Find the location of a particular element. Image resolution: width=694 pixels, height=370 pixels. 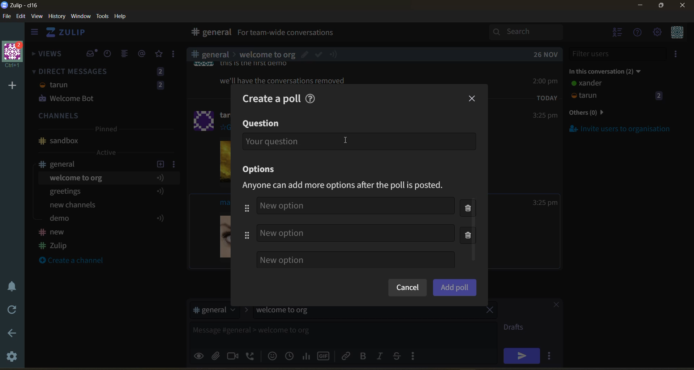

send options is located at coordinates (551, 356).